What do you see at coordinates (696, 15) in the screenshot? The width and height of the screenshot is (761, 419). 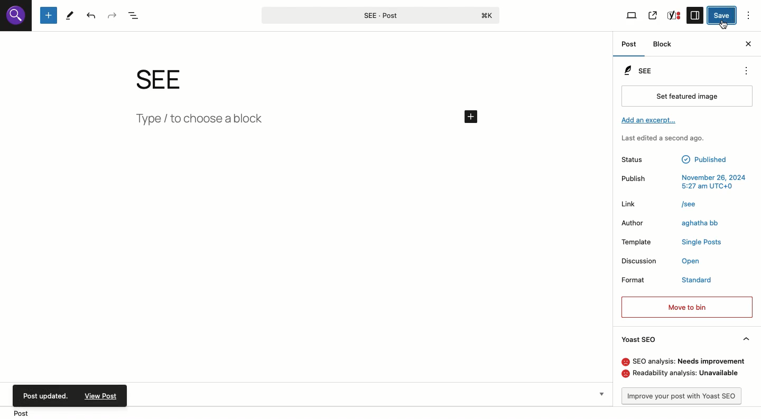 I see `Sidebar` at bounding box center [696, 15].